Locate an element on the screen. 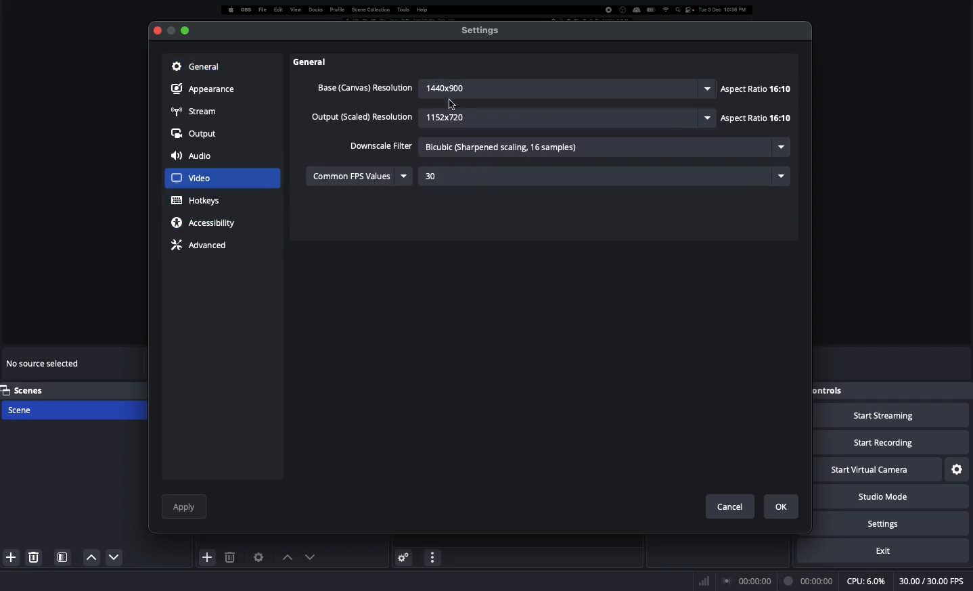  1440x900 is located at coordinates (567, 89).